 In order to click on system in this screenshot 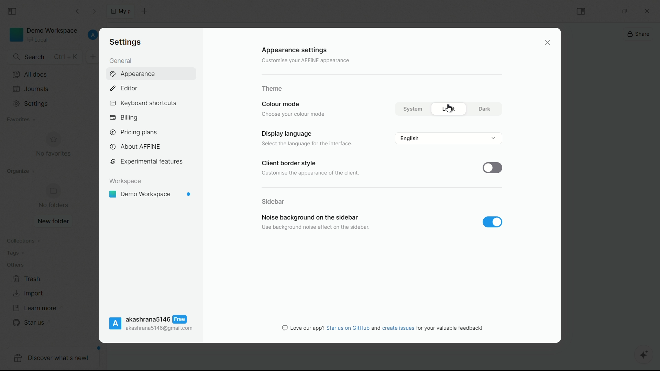, I will do `click(411, 109)`.